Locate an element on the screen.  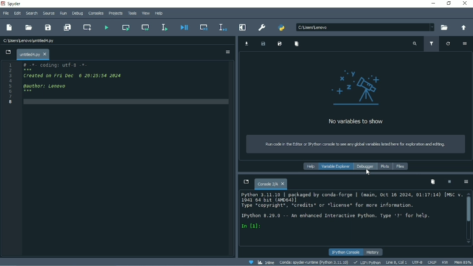
Save file is located at coordinates (49, 27).